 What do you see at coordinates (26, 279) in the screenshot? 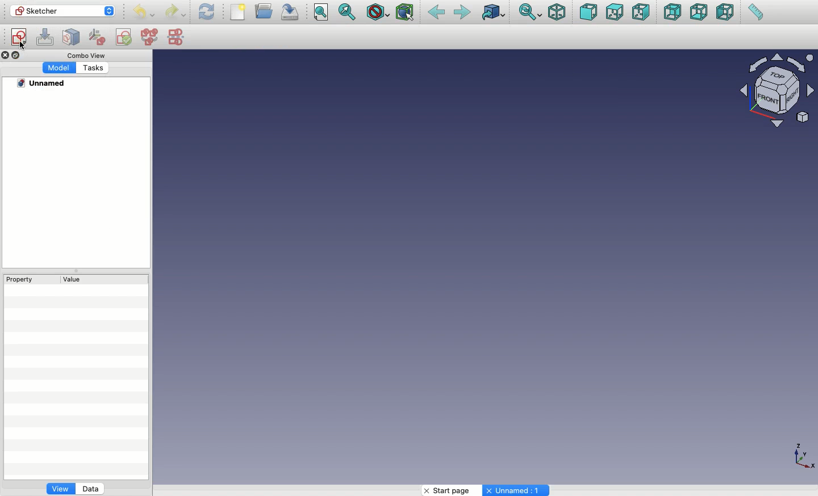
I see `Property ` at bounding box center [26, 279].